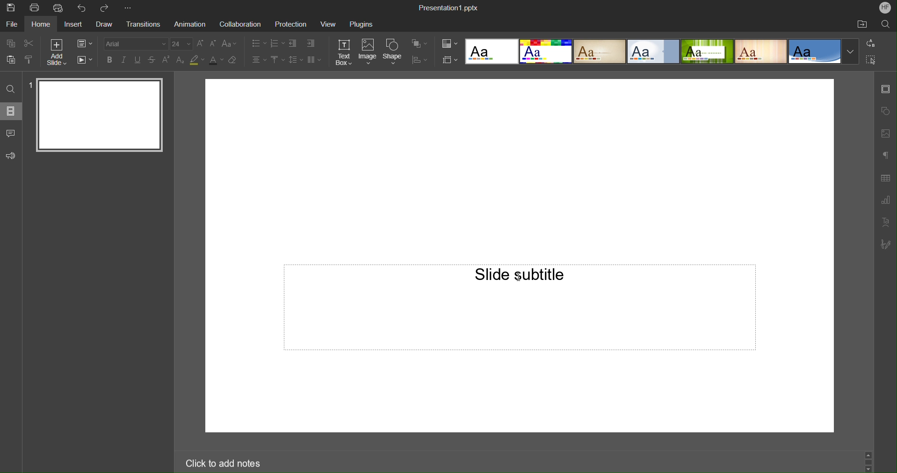  Describe the element at coordinates (861, 24) in the screenshot. I see `Open File Location` at that location.